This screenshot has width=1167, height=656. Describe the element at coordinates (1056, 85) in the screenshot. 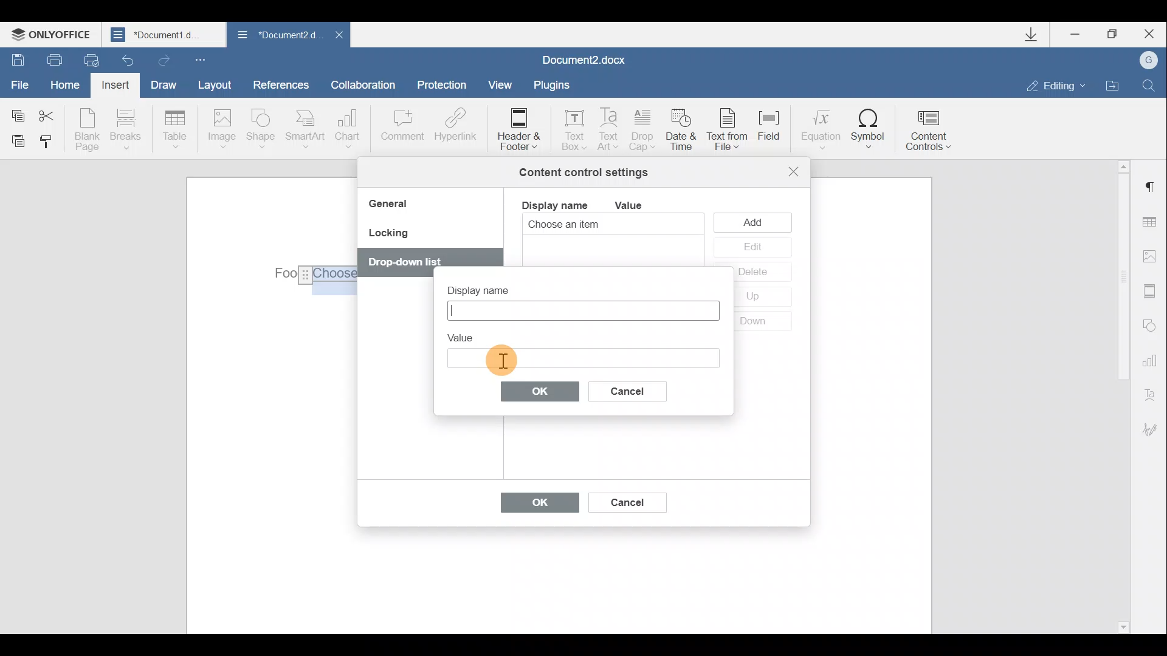

I see `Editing mode` at that location.